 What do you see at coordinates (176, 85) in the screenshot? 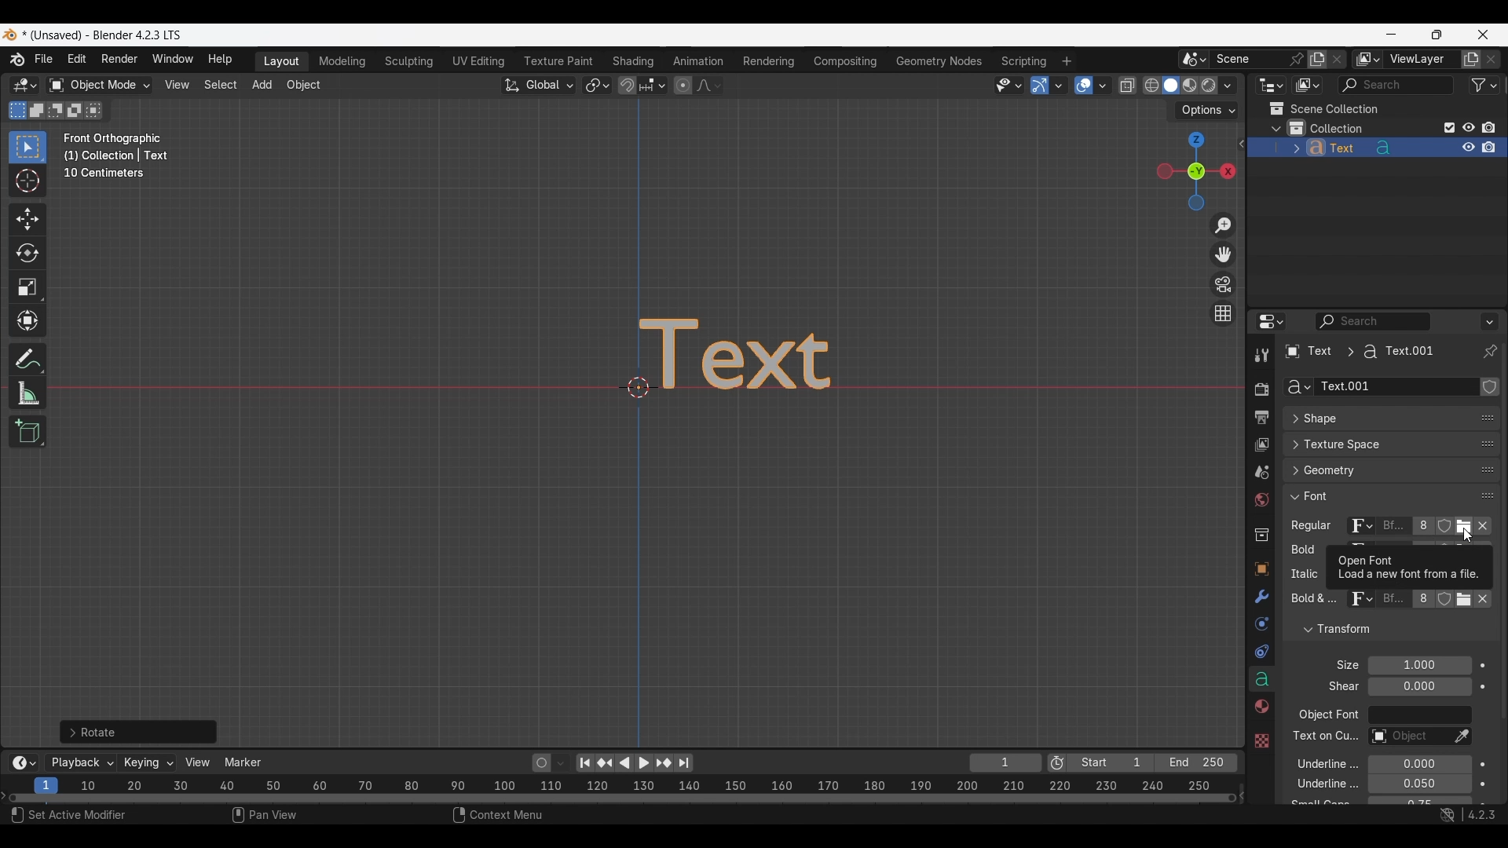
I see `View menu` at bounding box center [176, 85].